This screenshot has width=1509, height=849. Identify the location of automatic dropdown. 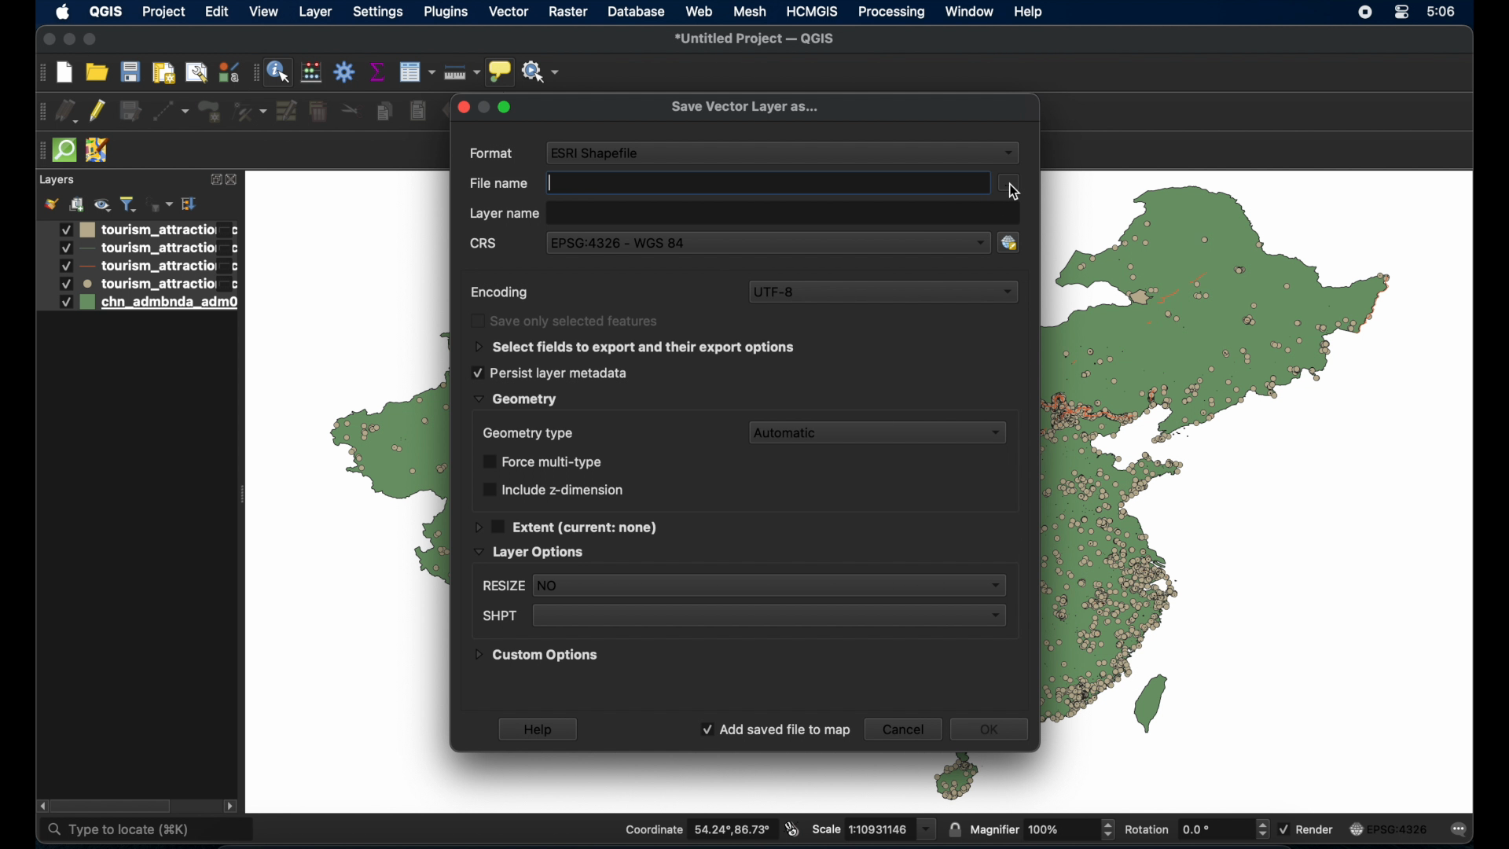
(882, 432).